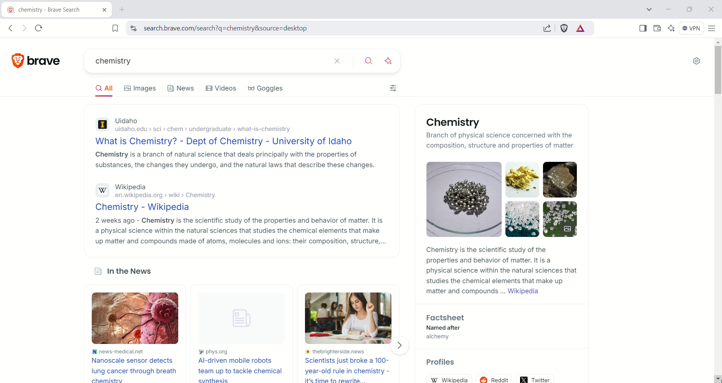 The width and height of the screenshot is (722, 383). Describe the element at coordinates (141, 319) in the screenshot. I see `image` at that location.